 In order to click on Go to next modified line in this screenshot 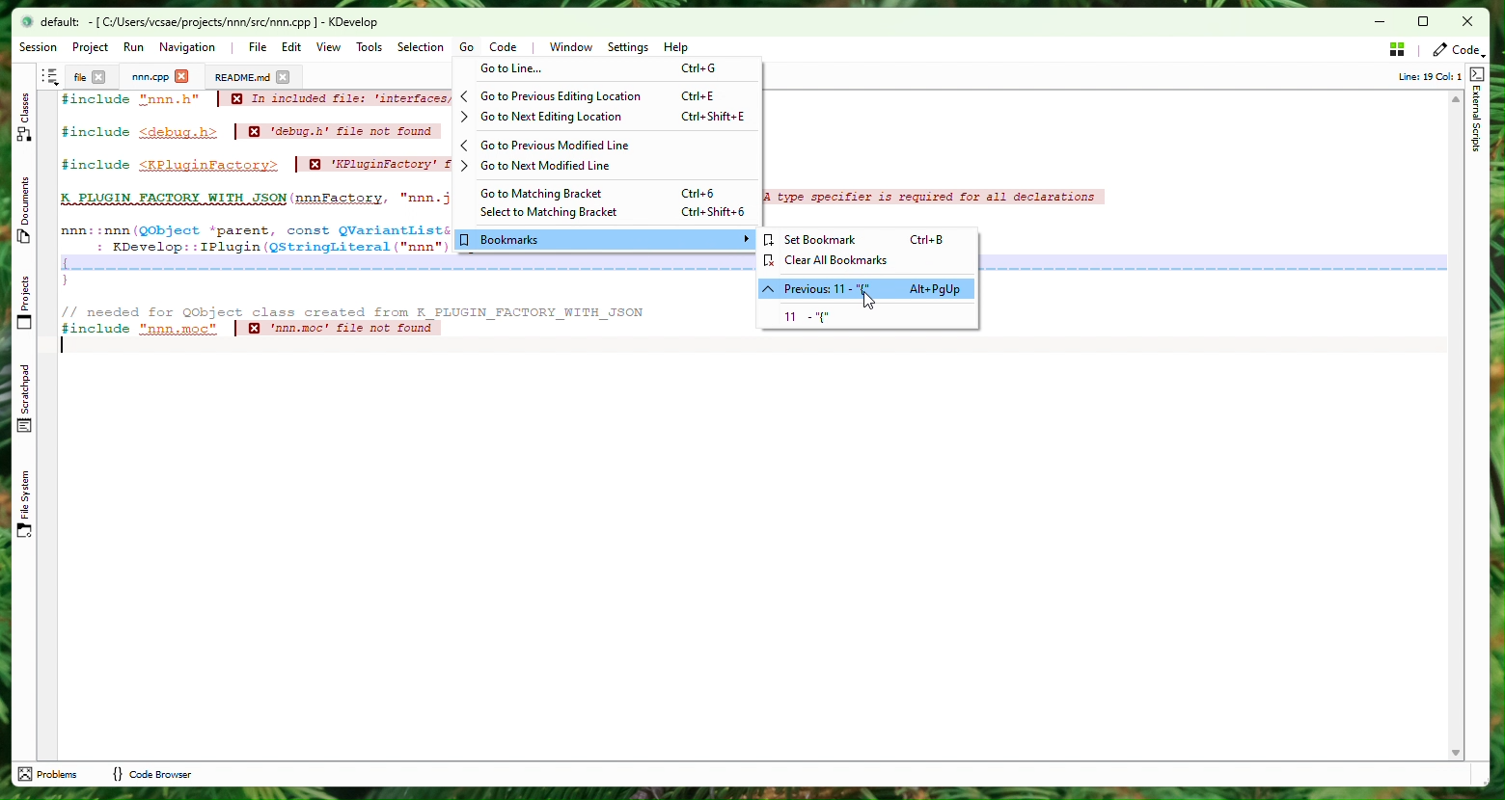, I will do `click(606, 168)`.